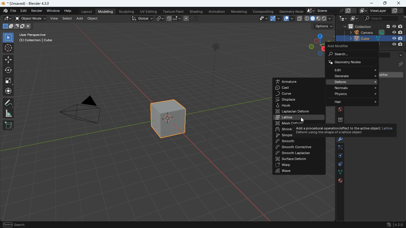 The height and width of the screenshot is (228, 406). I want to click on animation, so click(216, 11).